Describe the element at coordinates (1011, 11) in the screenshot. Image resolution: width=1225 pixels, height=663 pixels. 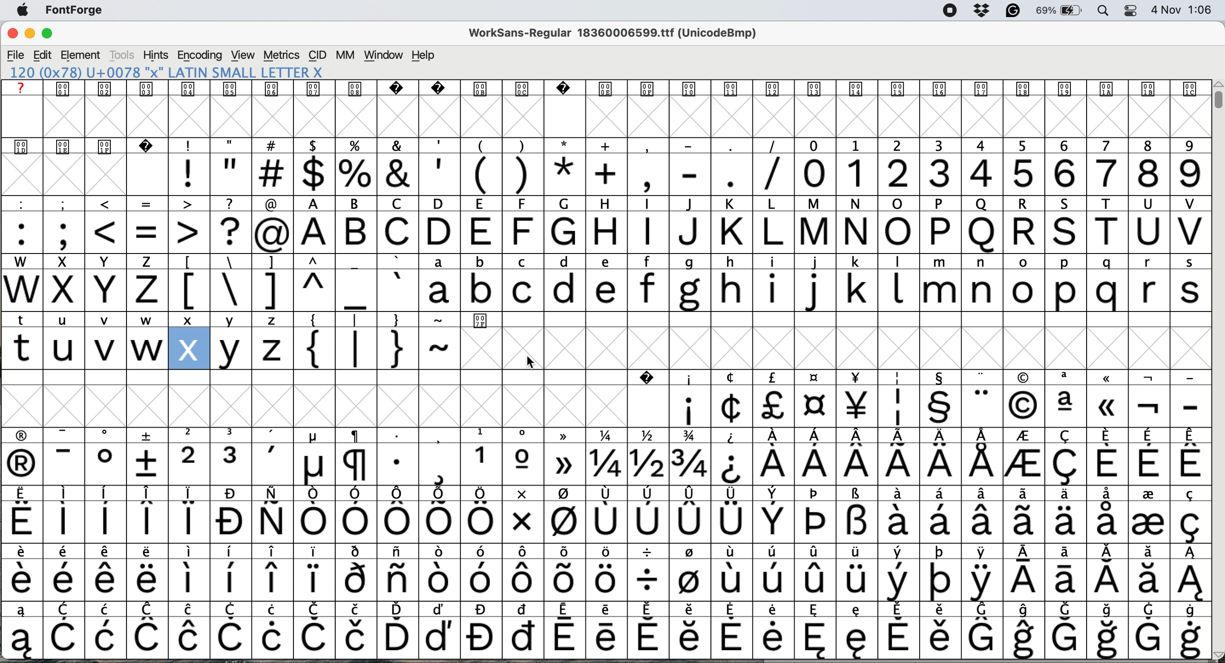
I see `grammarly` at that location.